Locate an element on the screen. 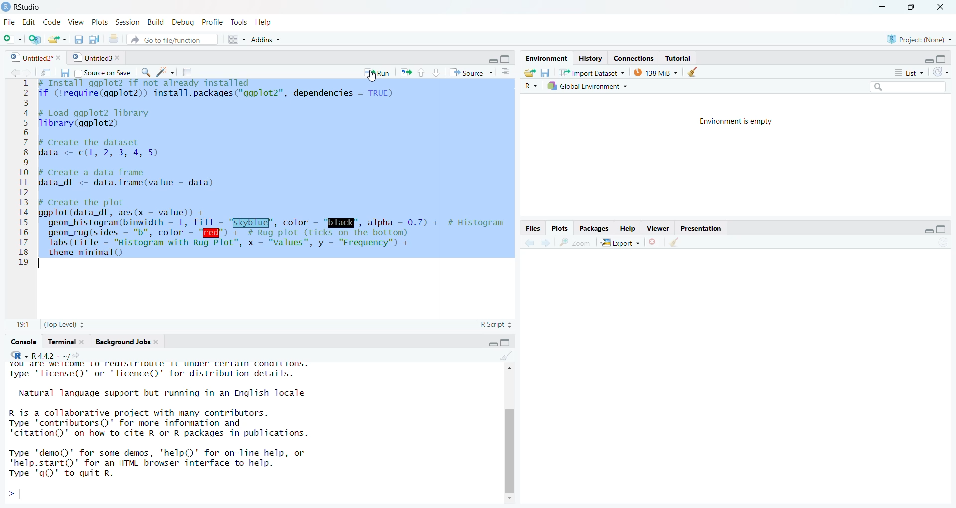 The image size is (956, 508). forward/backward is located at coordinates (18, 73).